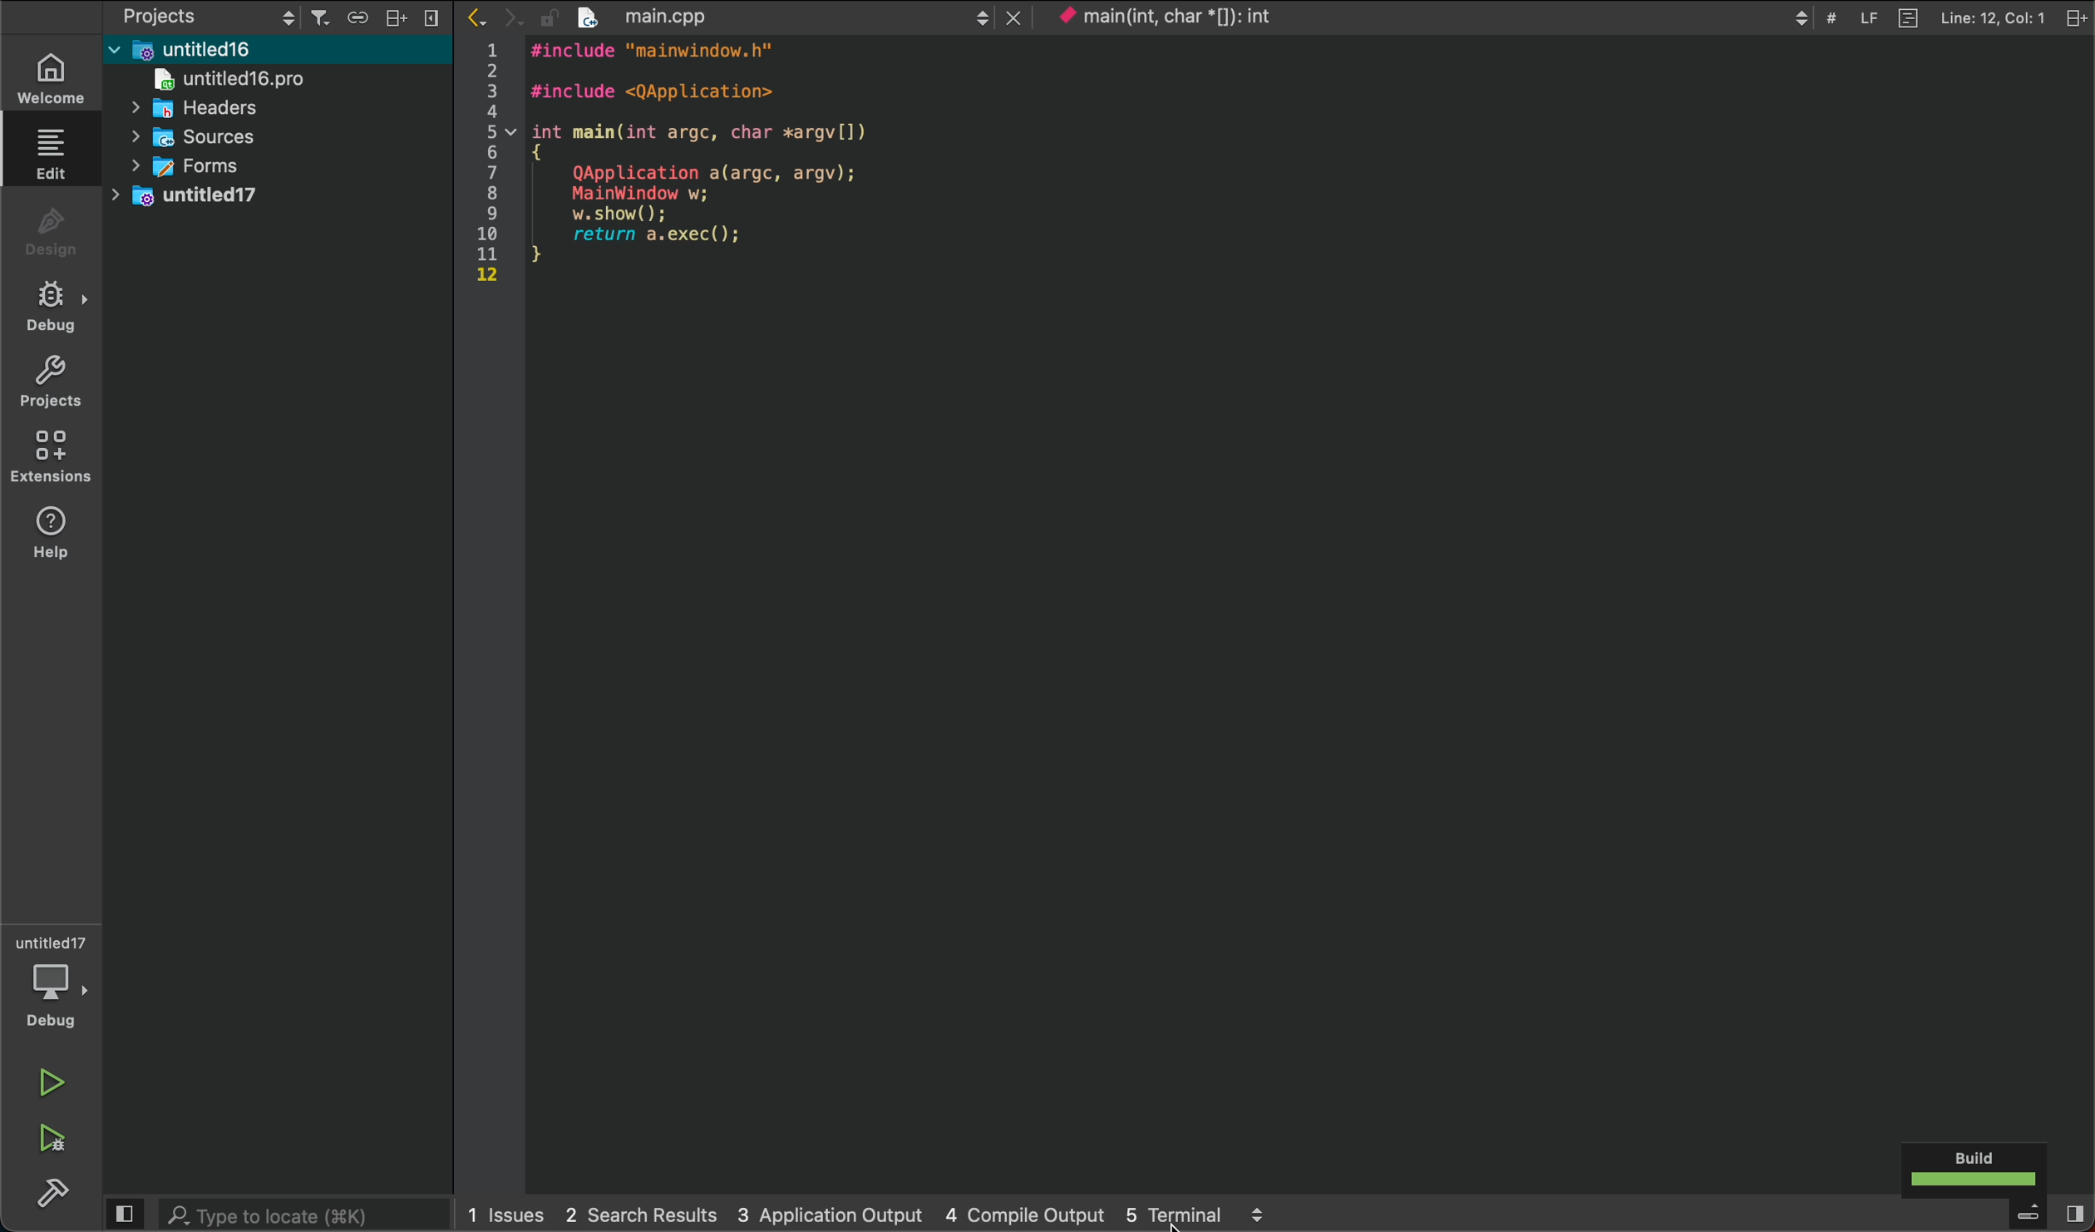 This screenshot has height=1232, width=2095. I want to click on link, so click(363, 16).